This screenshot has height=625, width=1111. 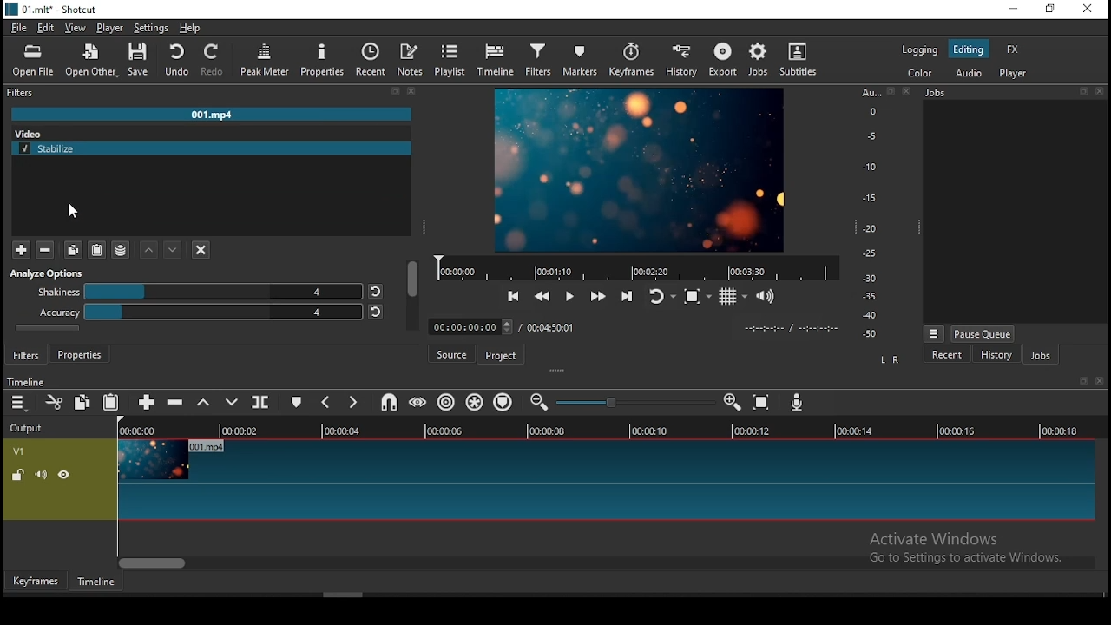 I want to click on recent, so click(x=373, y=61).